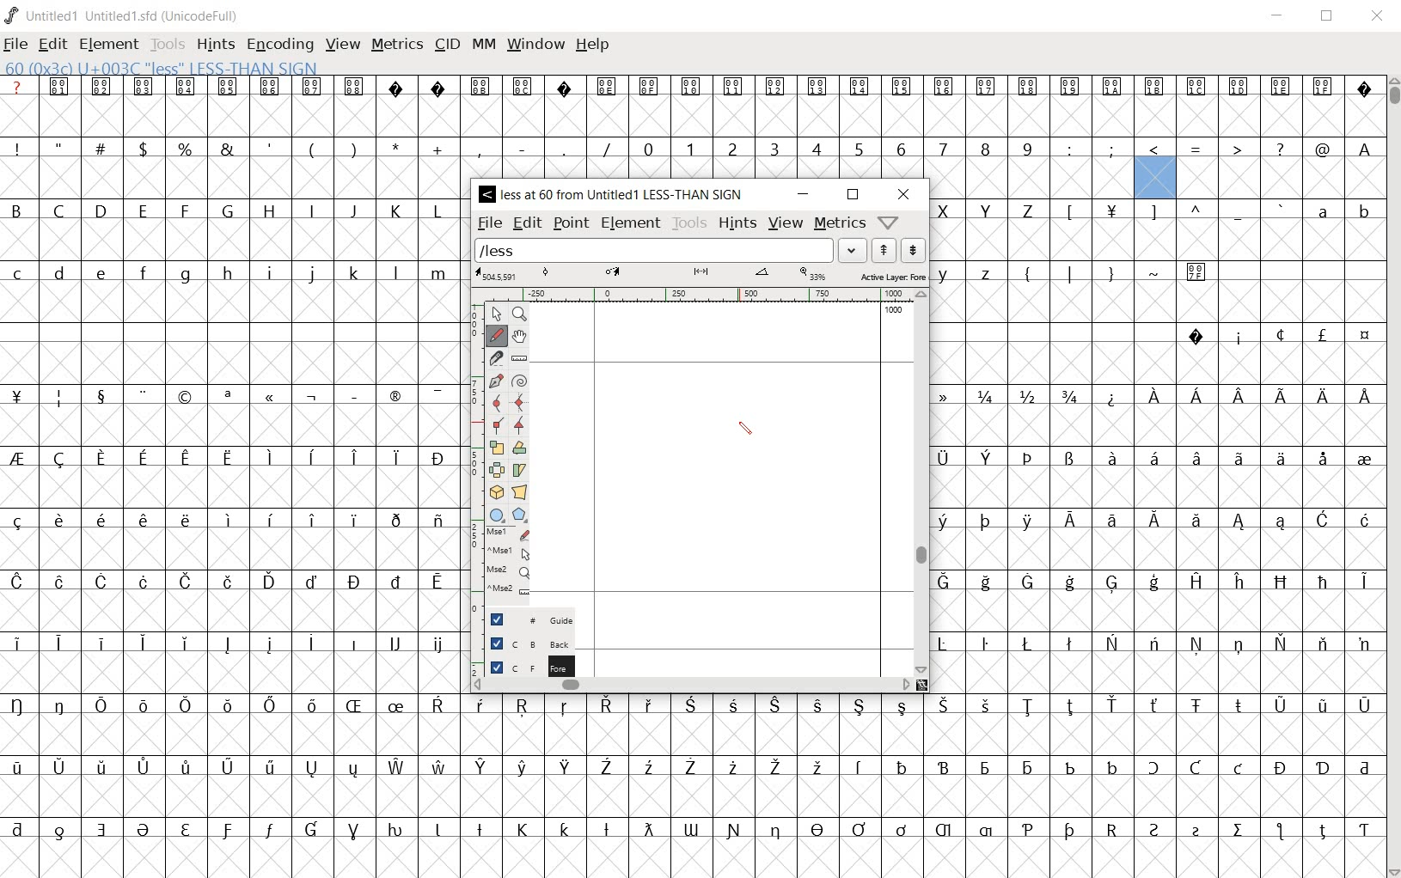  Describe the element at coordinates (497, 468) in the screenshot. I see `flip the selection` at that location.